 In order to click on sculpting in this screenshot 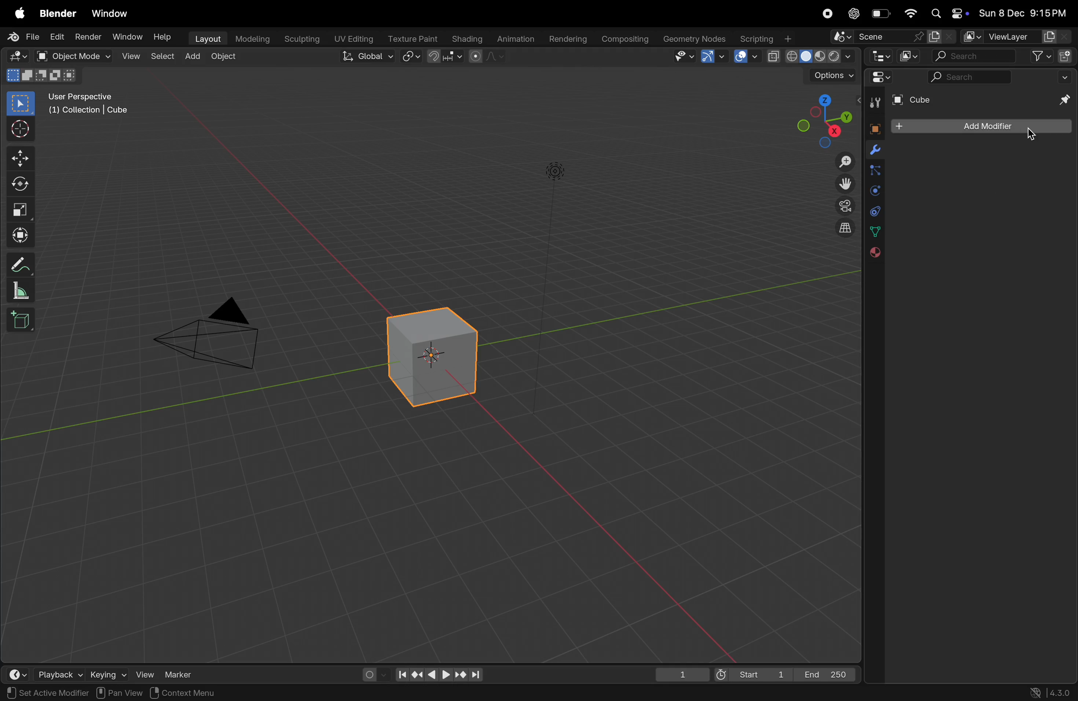, I will do `click(302, 38)`.